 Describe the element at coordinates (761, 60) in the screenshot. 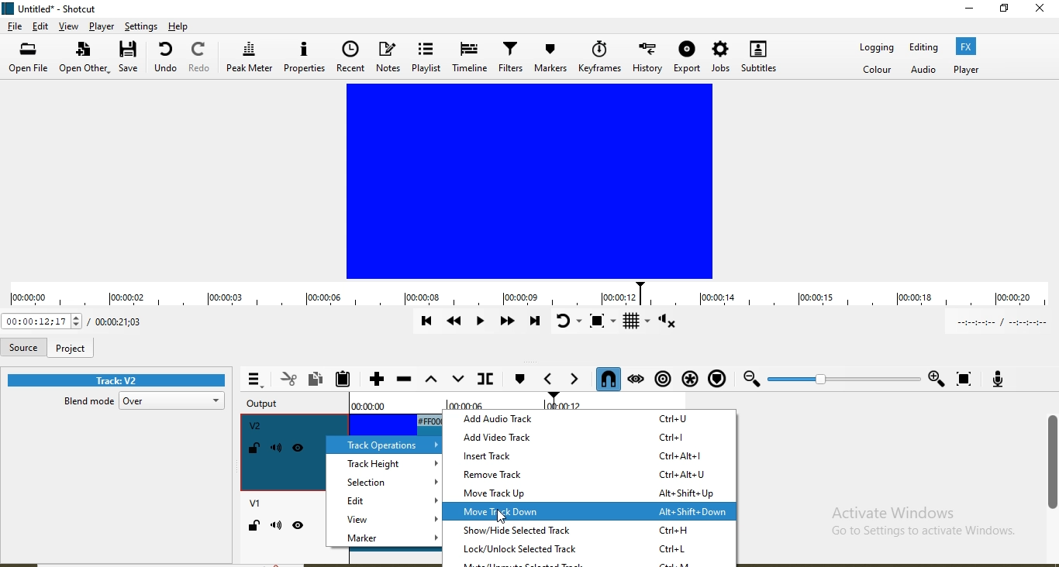

I see `Subtitles` at that location.